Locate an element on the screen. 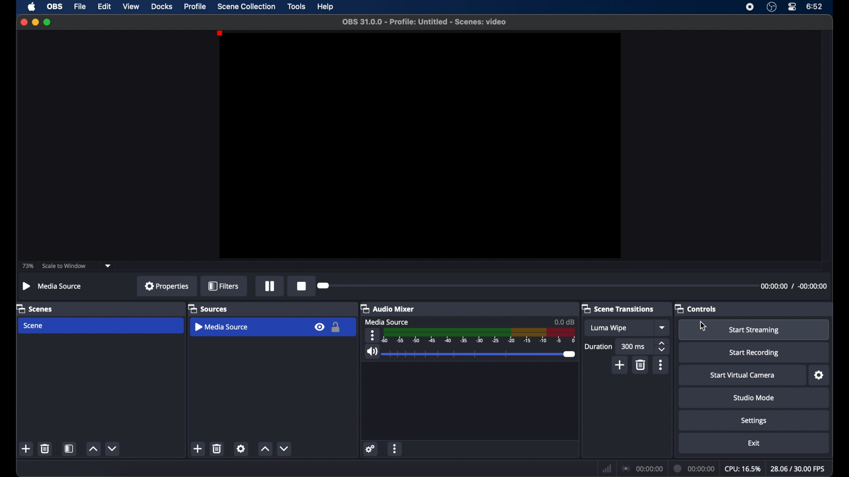 This screenshot has height=477, width=849. more options is located at coordinates (373, 335).